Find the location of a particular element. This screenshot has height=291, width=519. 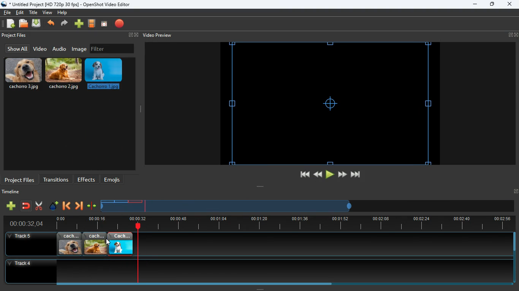

cachorro.3.jpg is located at coordinates (70, 244).